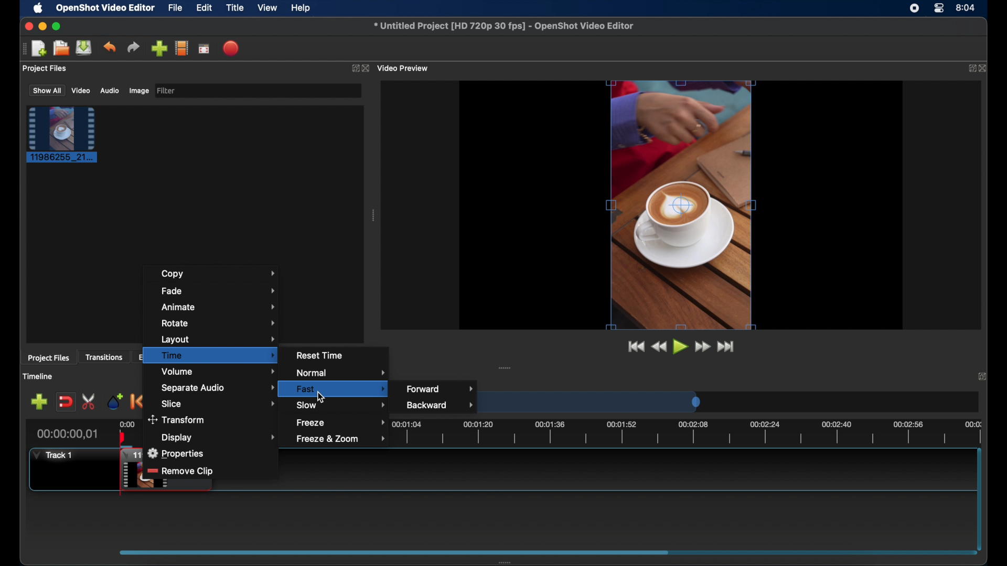 This screenshot has height=566, width=1007. I want to click on disable  snapping, so click(65, 401).